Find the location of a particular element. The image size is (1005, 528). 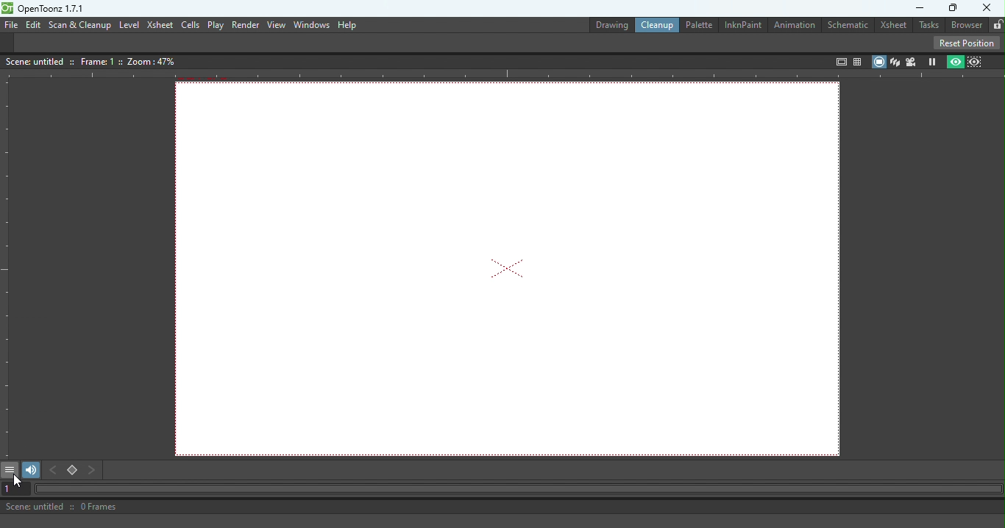

Schematic is located at coordinates (850, 24).